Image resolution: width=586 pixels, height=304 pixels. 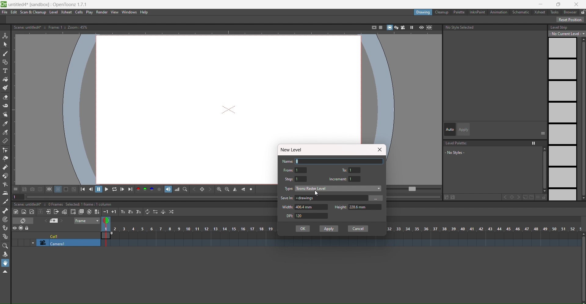 What do you see at coordinates (48, 212) in the screenshot?
I see `open sub xsheet` at bounding box center [48, 212].